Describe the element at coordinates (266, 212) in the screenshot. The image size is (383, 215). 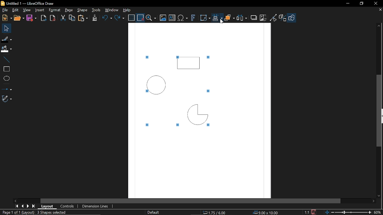
I see `9.00x10.00 (object Size)` at that location.